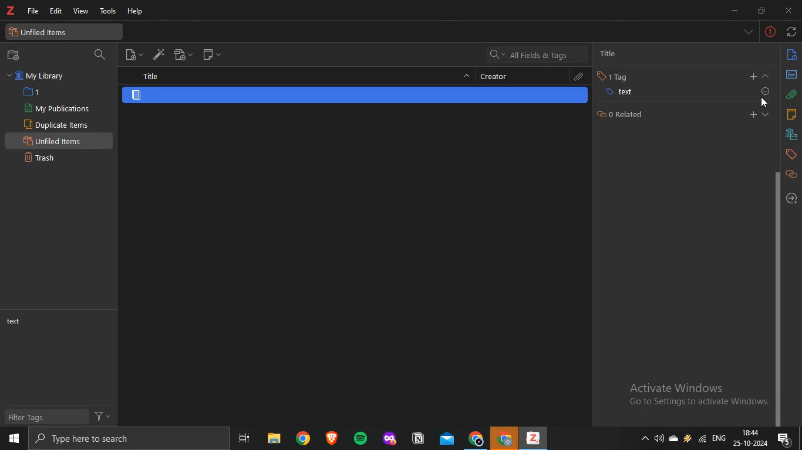 This screenshot has height=450, width=802. What do you see at coordinates (243, 438) in the screenshot?
I see `task view` at bounding box center [243, 438].